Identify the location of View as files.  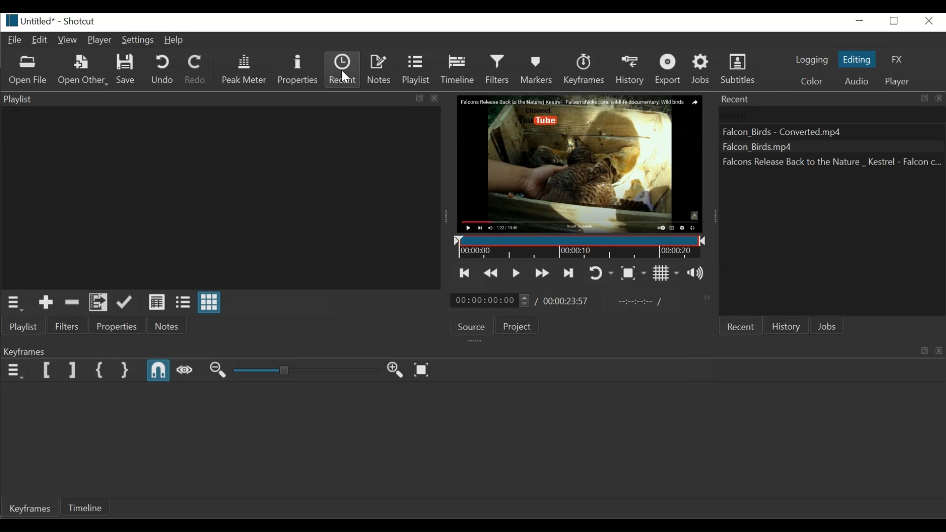
(182, 301).